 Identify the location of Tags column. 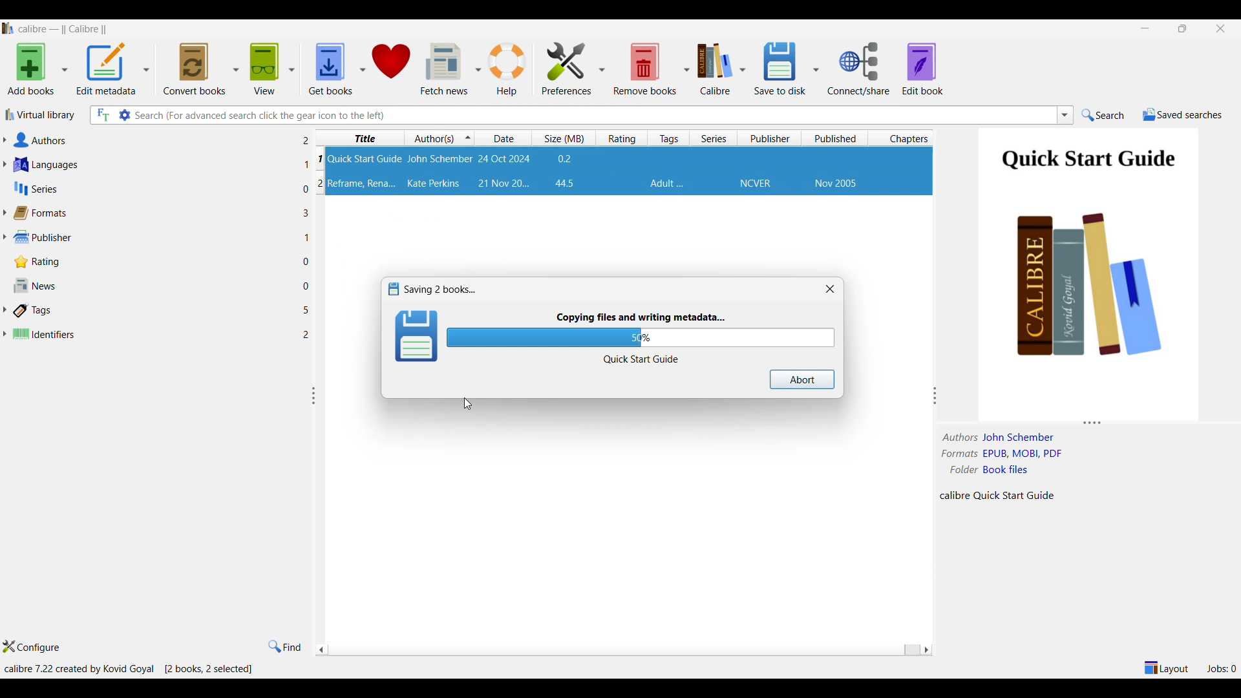
(669, 138).